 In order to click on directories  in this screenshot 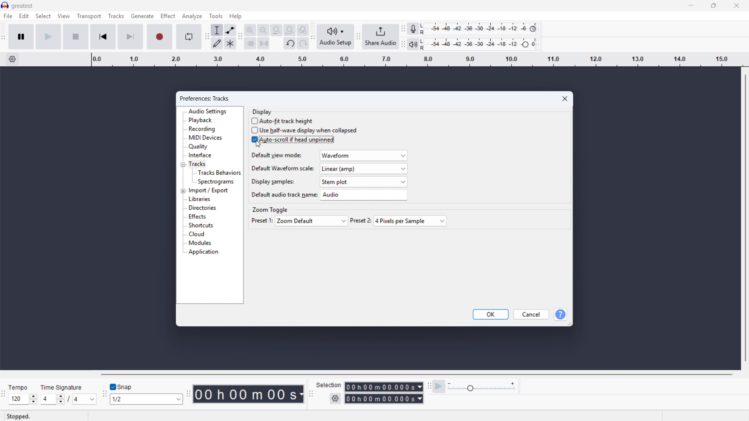, I will do `click(202, 208)`.